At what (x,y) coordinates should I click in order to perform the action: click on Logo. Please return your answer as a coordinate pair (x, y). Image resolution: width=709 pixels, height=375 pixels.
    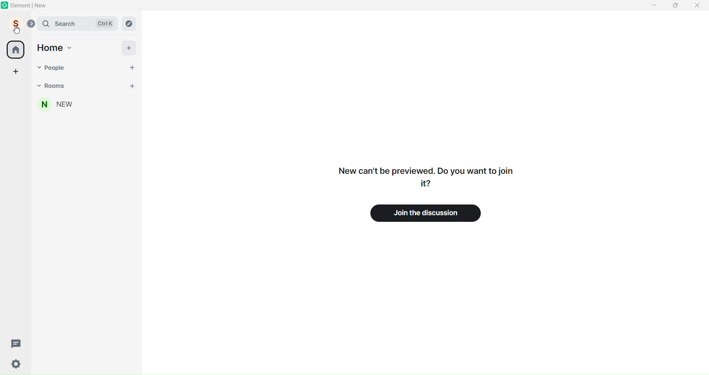
    Looking at the image, I should click on (4, 6).